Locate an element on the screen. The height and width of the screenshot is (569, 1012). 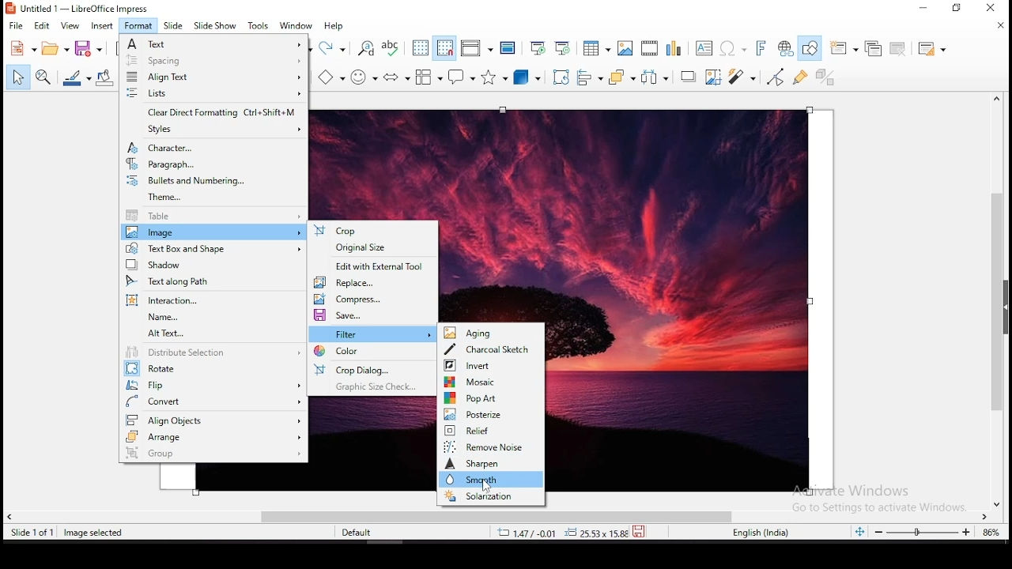
filter is located at coordinates (741, 77).